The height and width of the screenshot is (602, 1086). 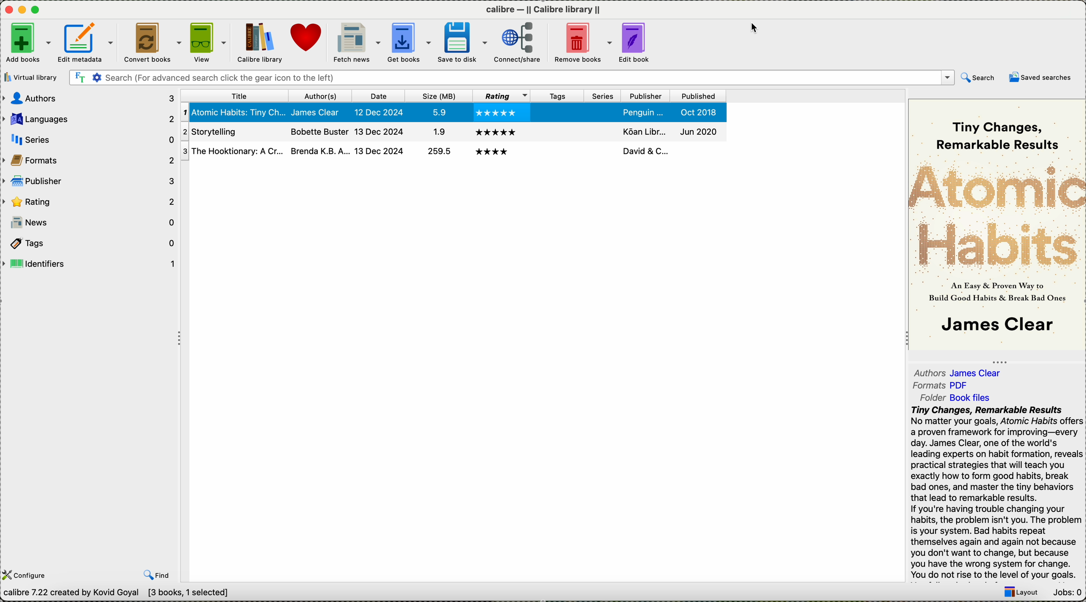 I want to click on close program, so click(x=8, y=9).